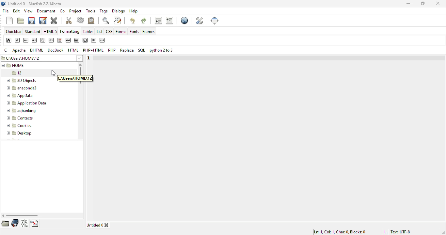 The width and height of the screenshot is (446, 235). What do you see at coordinates (24, 223) in the screenshot?
I see `charmap` at bounding box center [24, 223].